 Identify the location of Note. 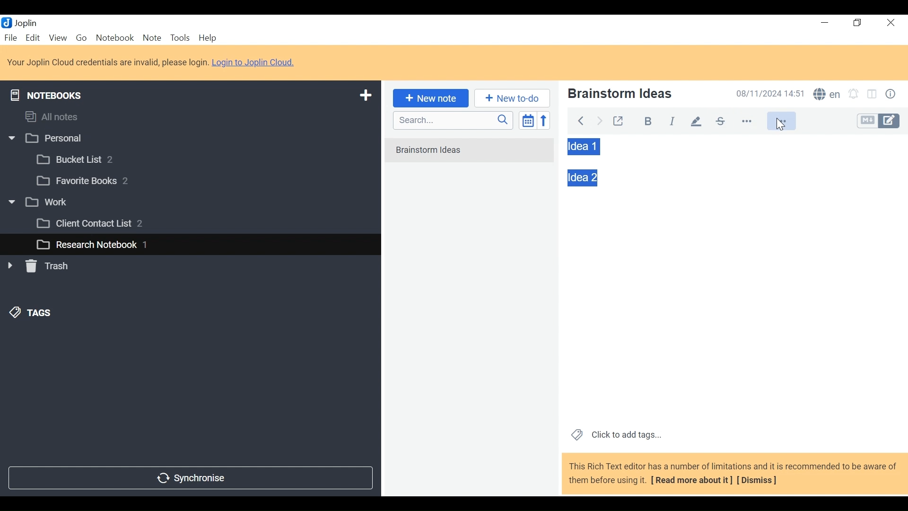
(152, 37).